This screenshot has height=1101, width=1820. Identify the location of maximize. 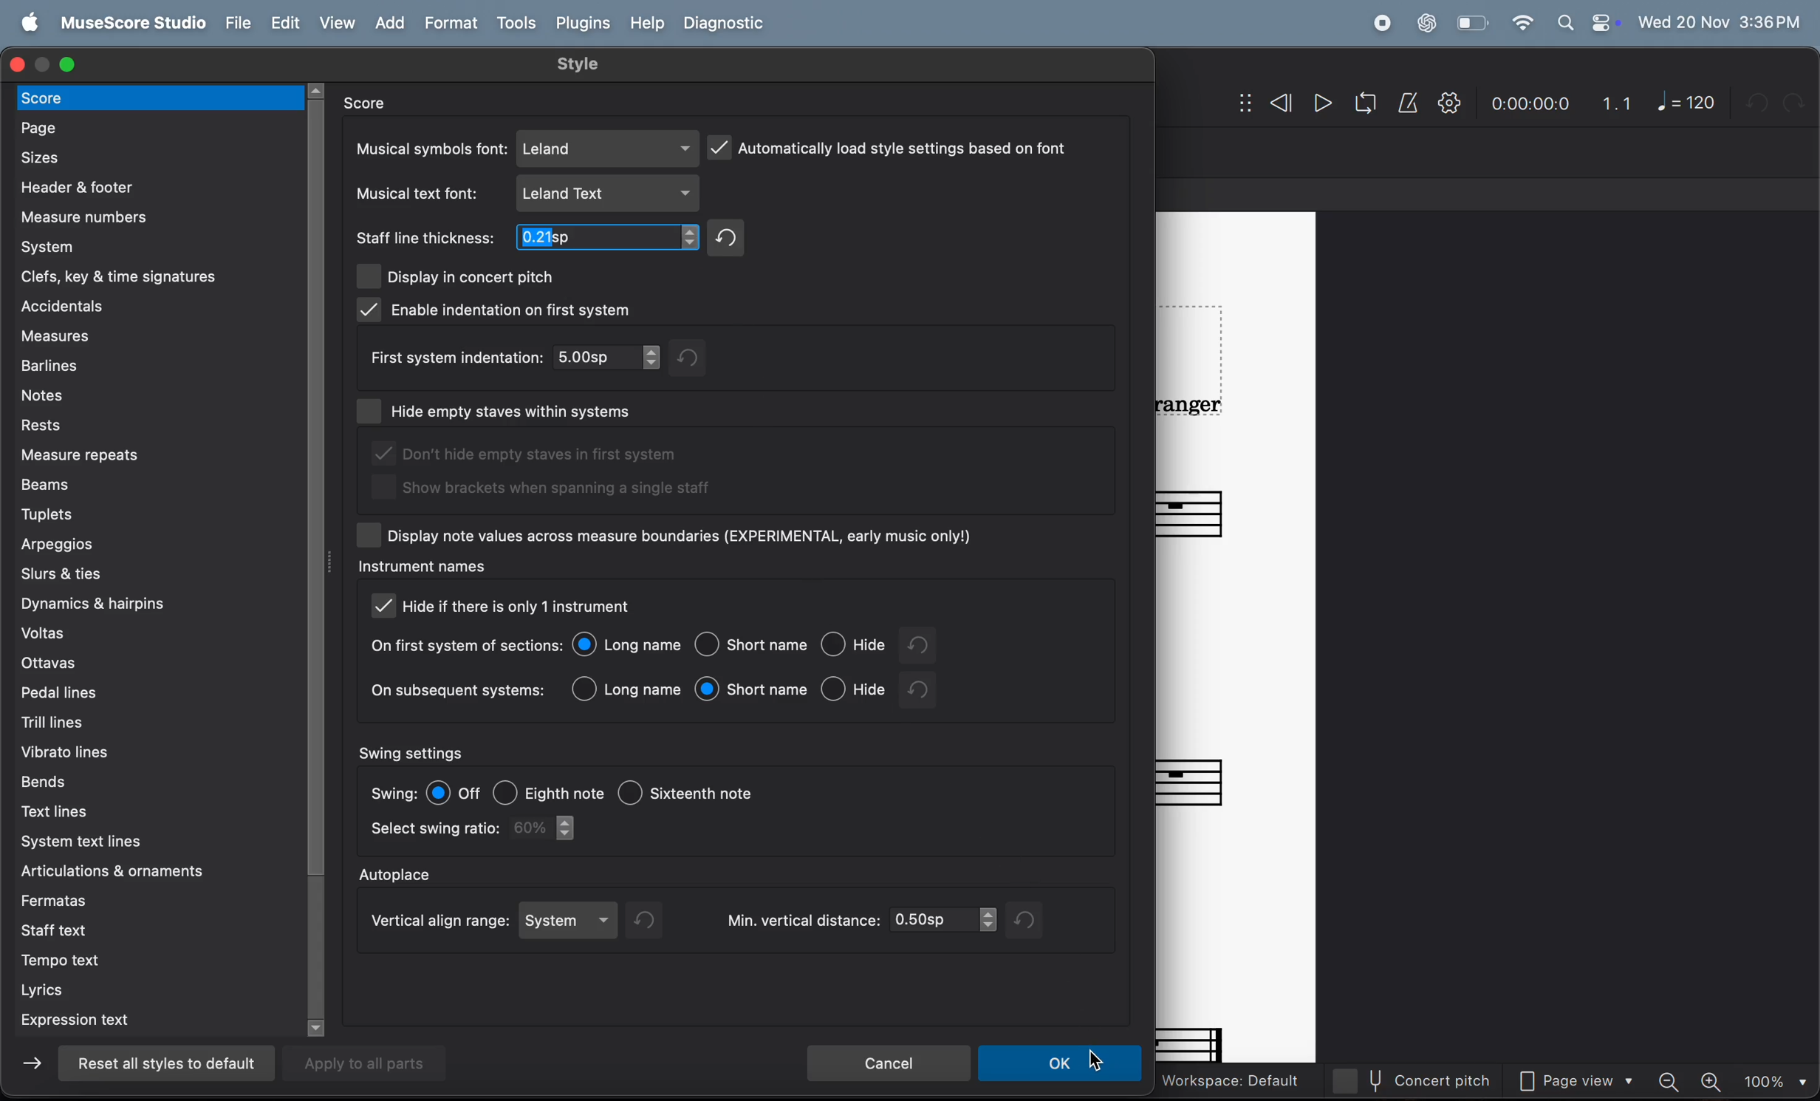
(69, 62).